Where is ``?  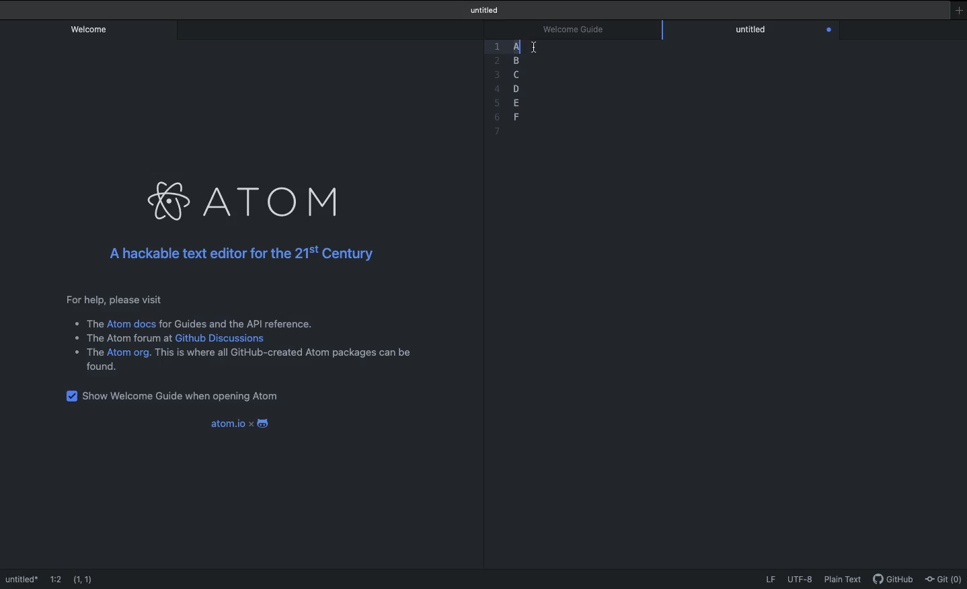
 is located at coordinates (494, 61).